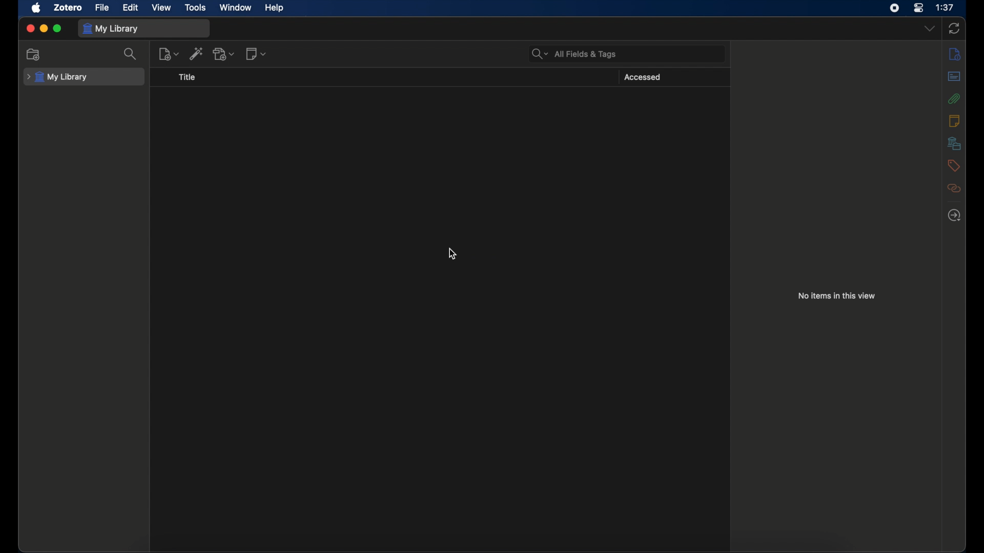 The image size is (984, 553). I want to click on no items in this view, so click(837, 296).